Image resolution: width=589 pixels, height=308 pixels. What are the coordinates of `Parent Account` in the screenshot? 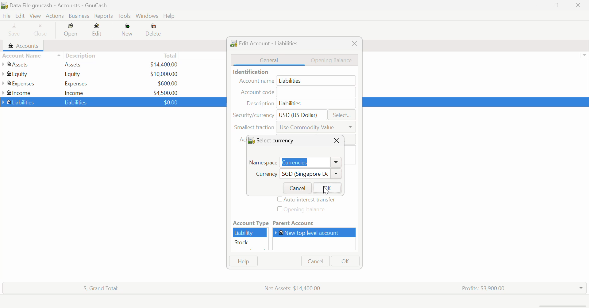 It's located at (315, 223).